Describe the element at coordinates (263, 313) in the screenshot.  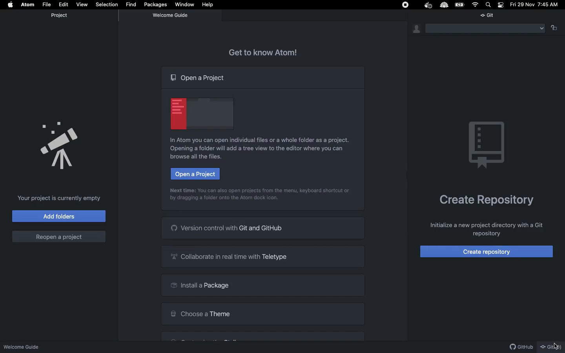
I see `Choose a theme` at that location.